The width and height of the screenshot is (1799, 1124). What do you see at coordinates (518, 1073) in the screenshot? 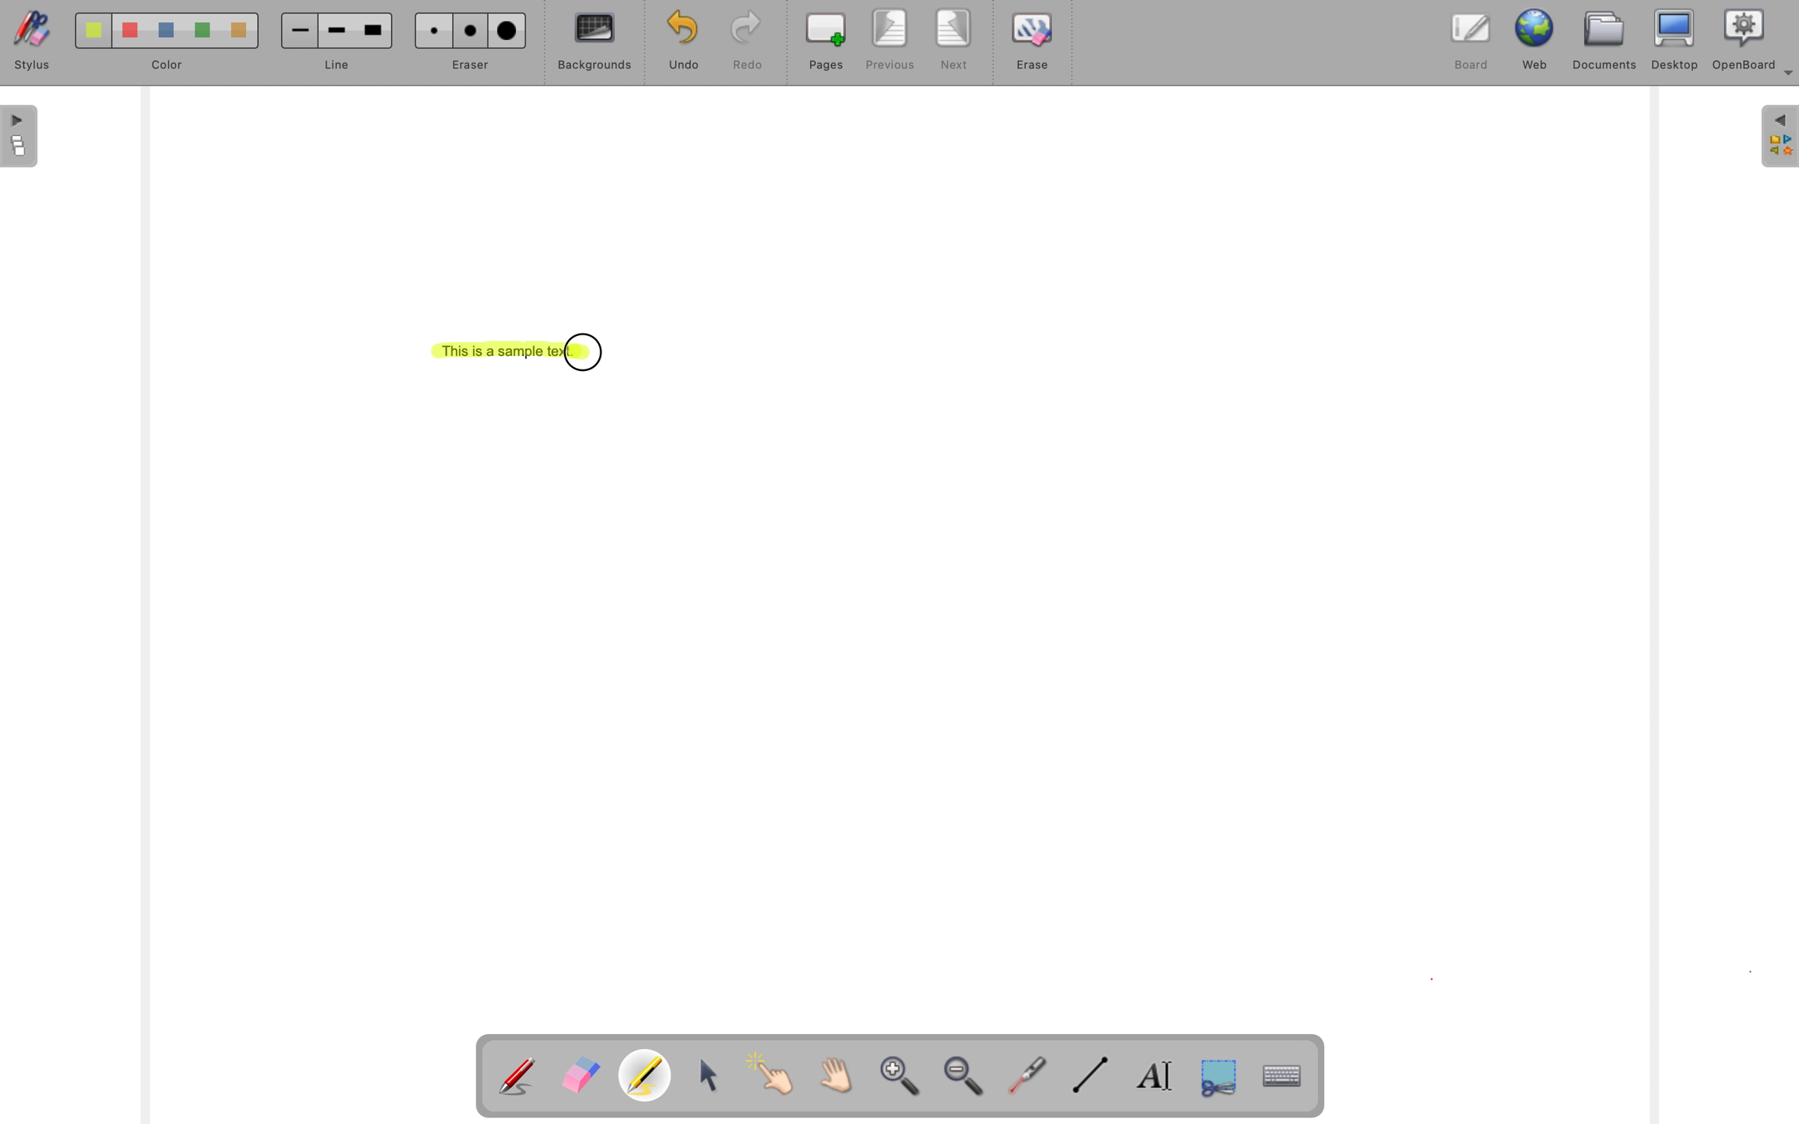
I see `Annotate document` at bounding box center [518, 1073].